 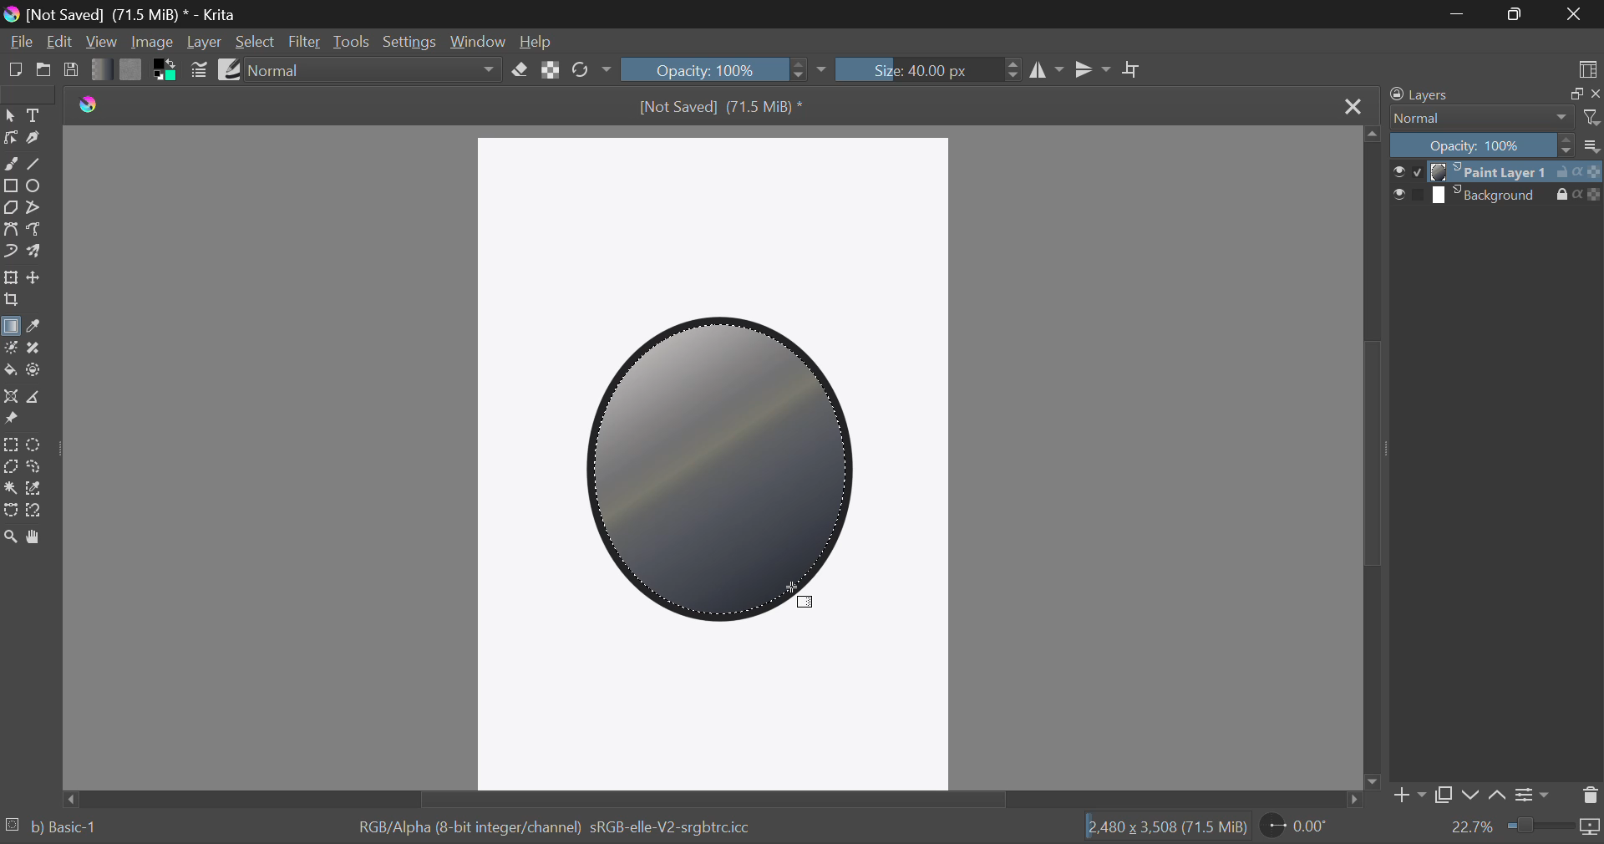 What do you see at coordinates (15, 16) in the screenshot?
I see `logo` at bounding box center [15, 16].